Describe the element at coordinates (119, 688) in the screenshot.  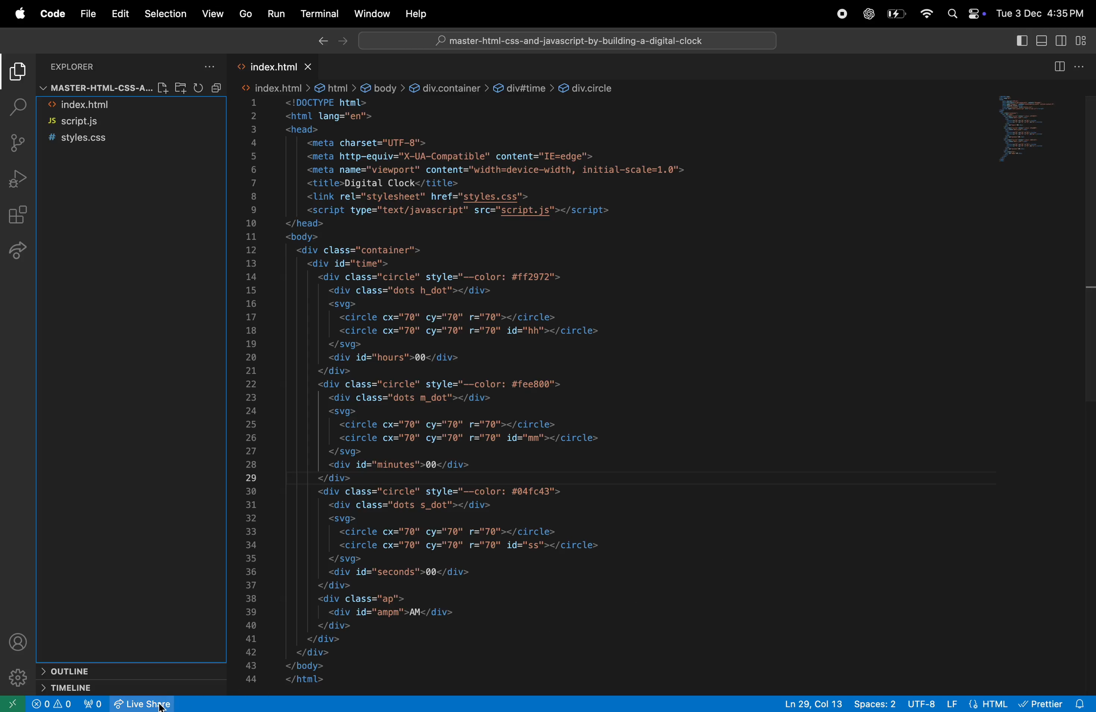
I see `timeline` at that location.